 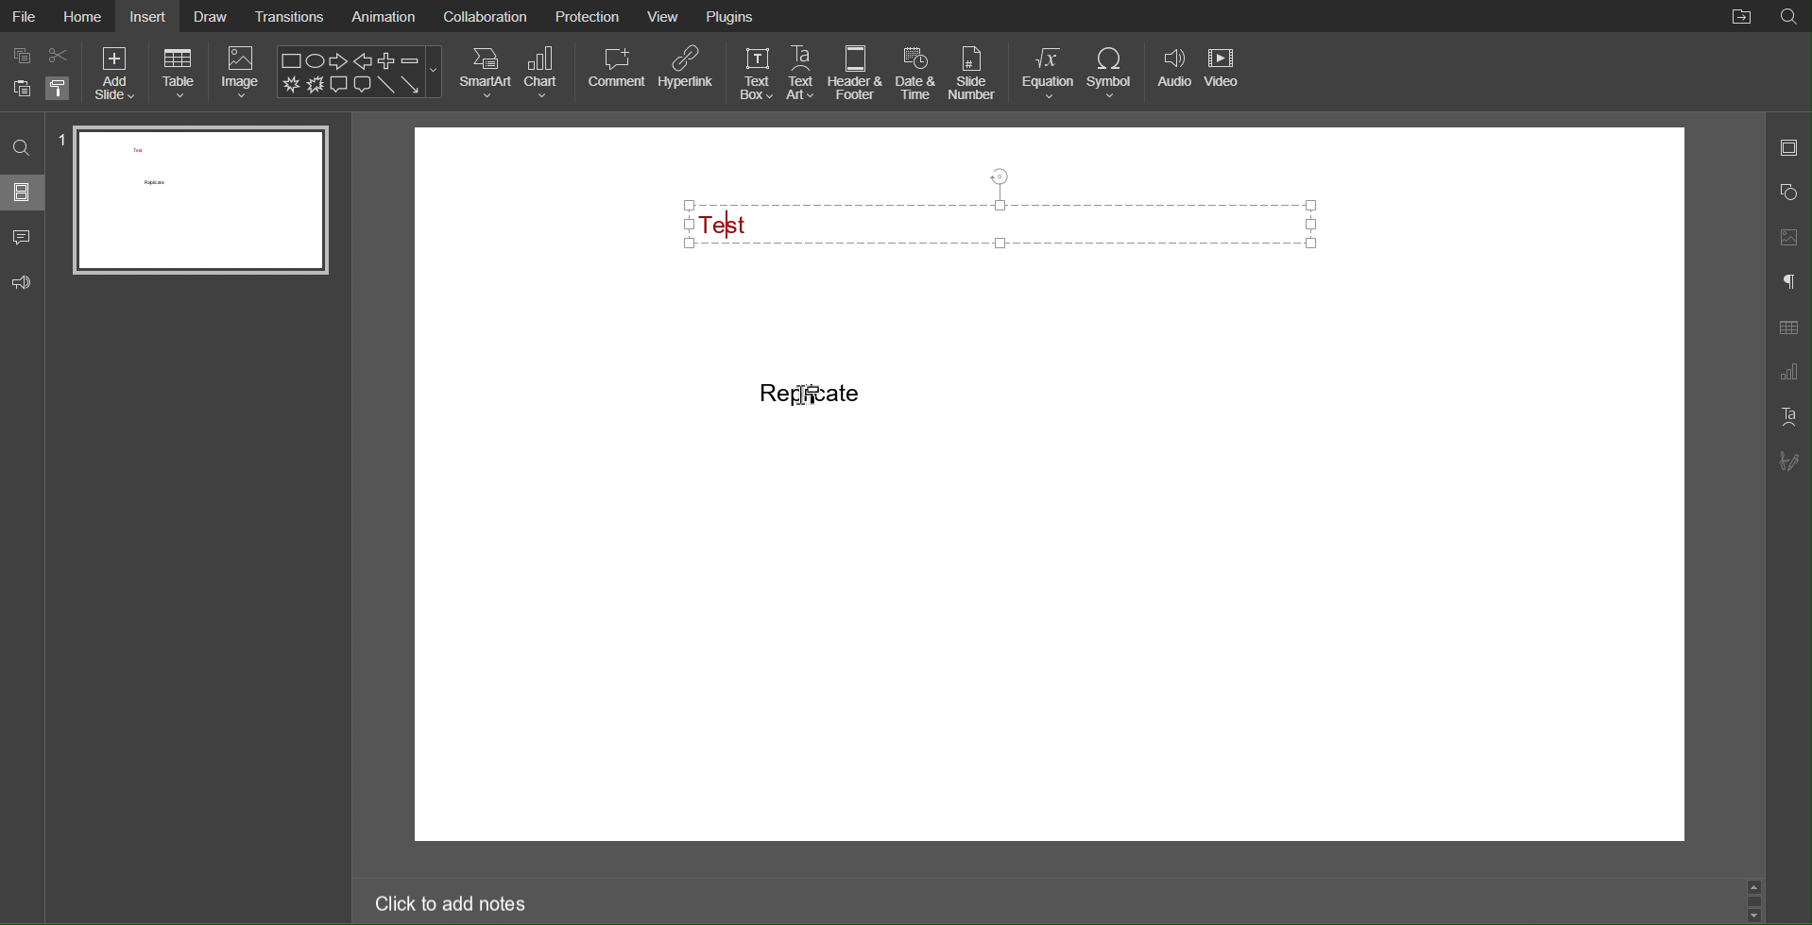 I want to click on Image, so click(x=243, y=74).